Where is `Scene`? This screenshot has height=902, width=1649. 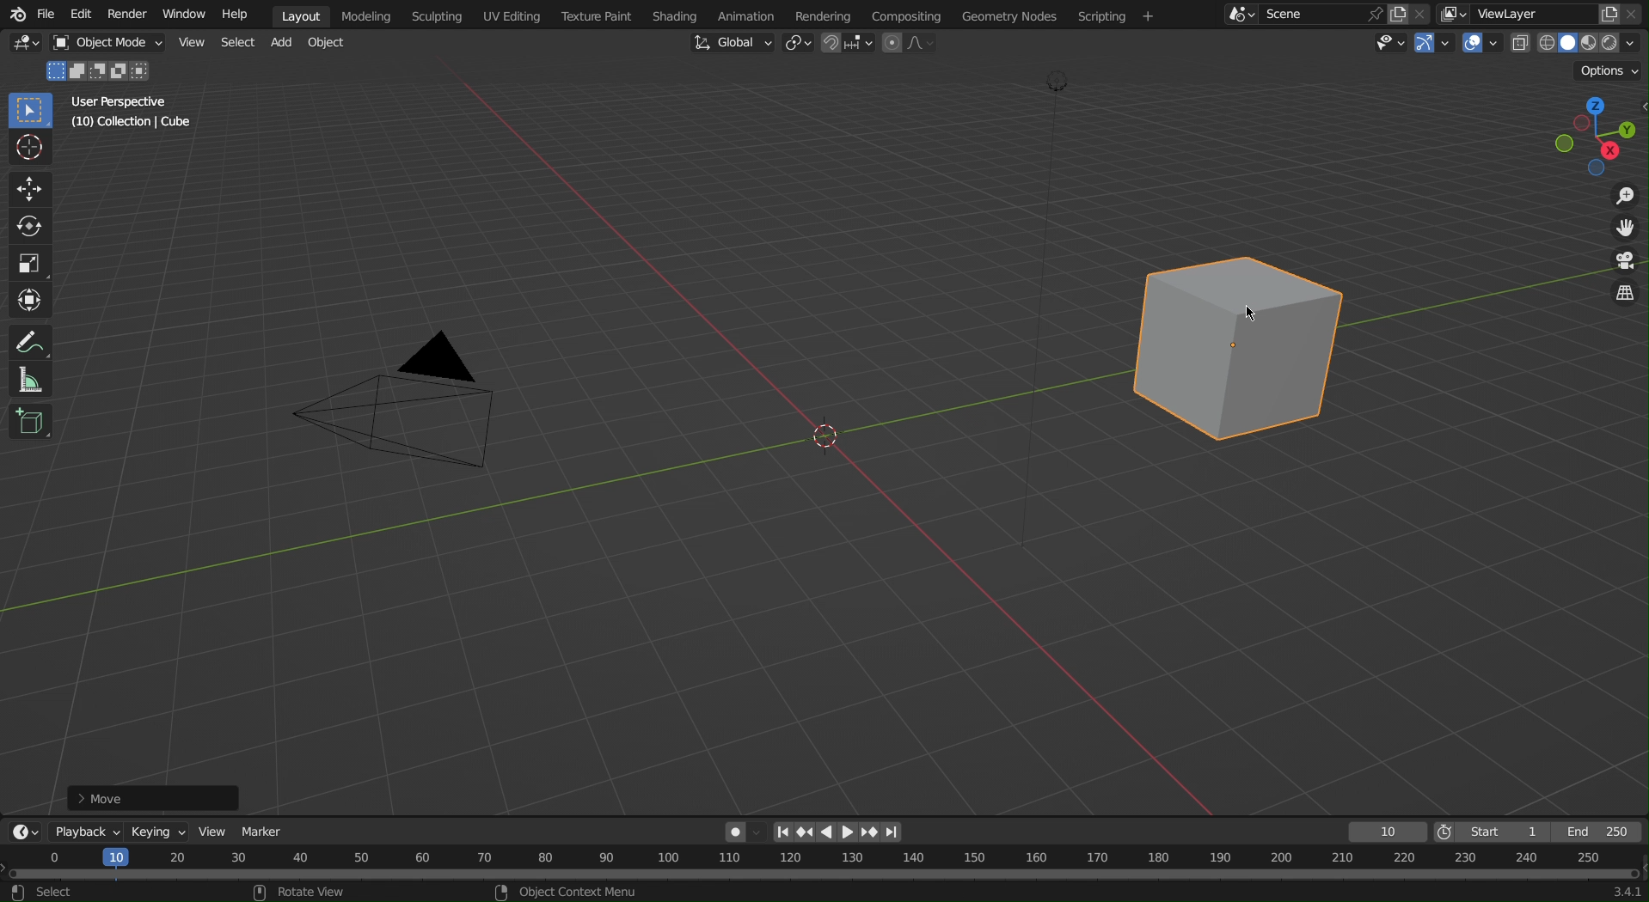 Scene is located at coordinates (1302, 15).